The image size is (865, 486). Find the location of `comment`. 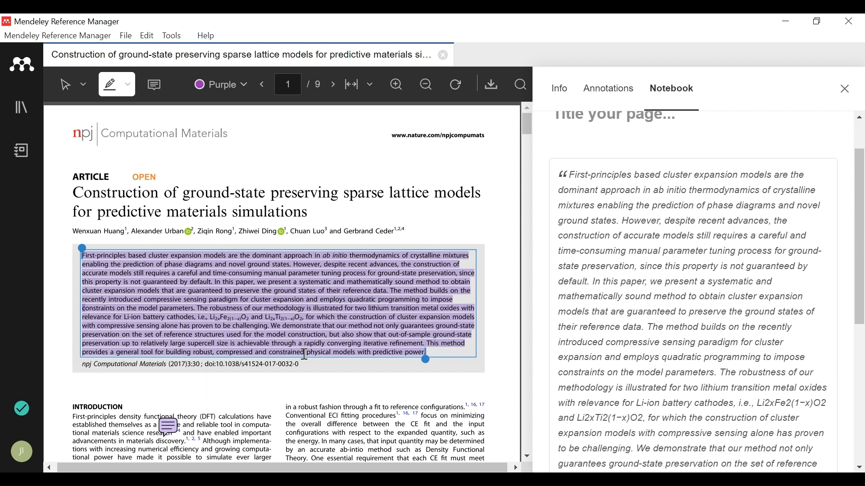

comment is located at coordinates (170, 427).